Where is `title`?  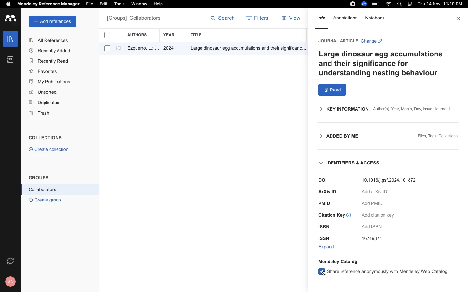
title is located at coordinates (198, 35).